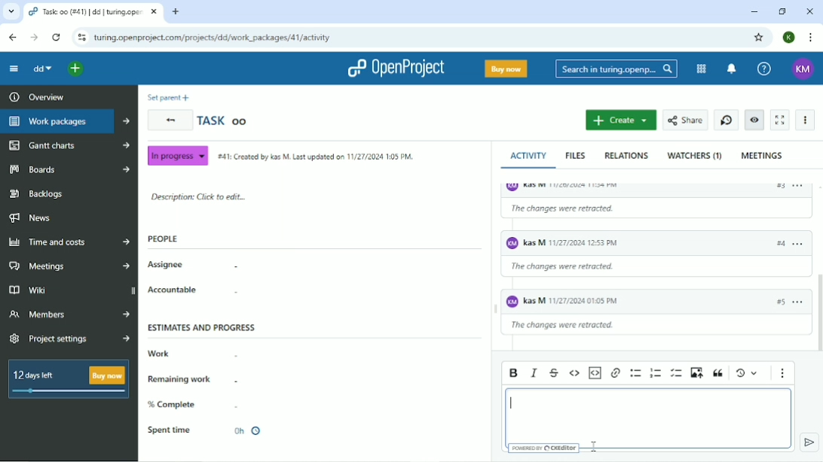  Describe the element at coordinates (818, 327) in the screenshot. I see `Vertical scrollbar` at that location.